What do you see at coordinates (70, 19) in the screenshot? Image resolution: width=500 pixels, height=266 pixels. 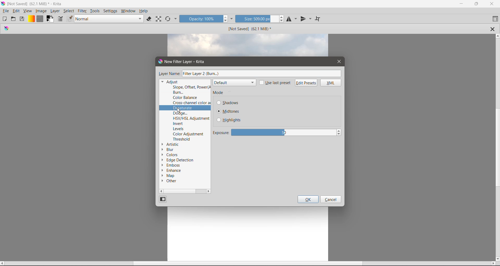 I see `Choose brush presets` at bounding box center [70, 19].